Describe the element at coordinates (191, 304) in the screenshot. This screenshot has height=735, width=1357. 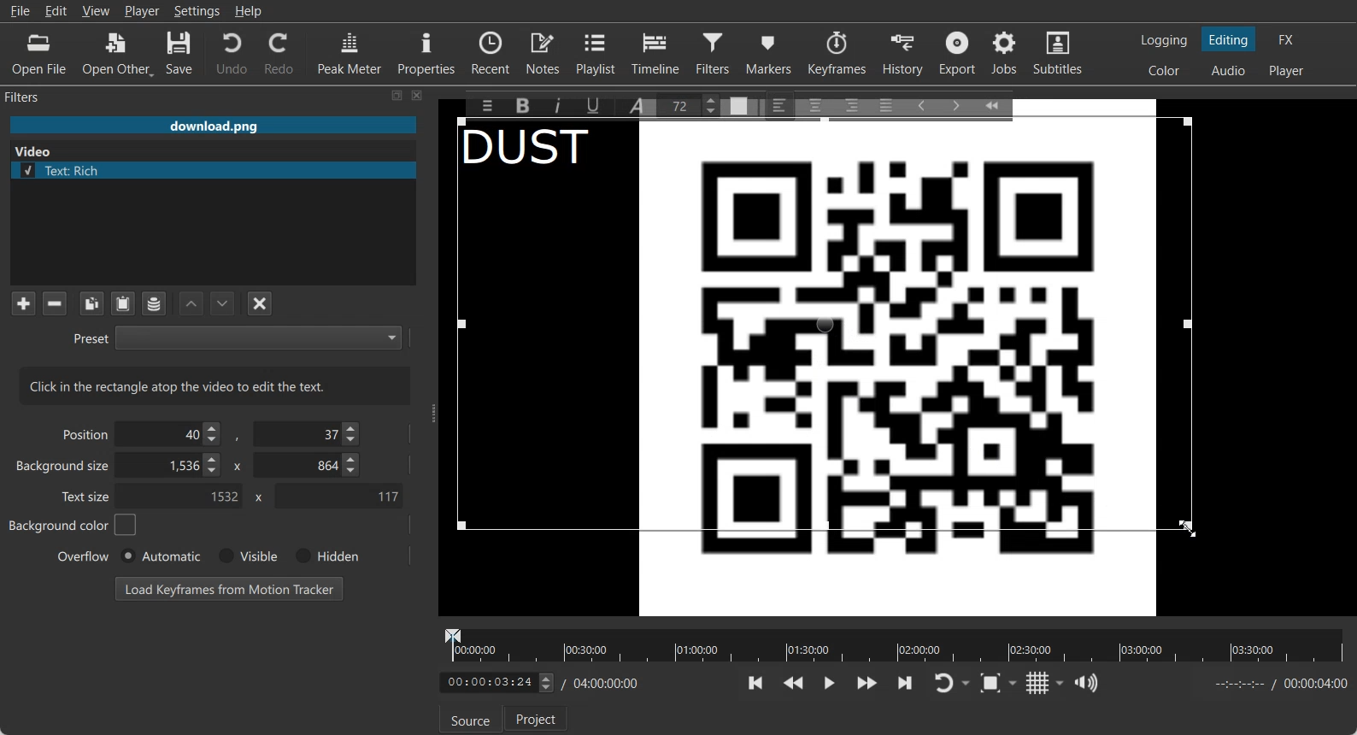
I see `Move Filter up` at that location.